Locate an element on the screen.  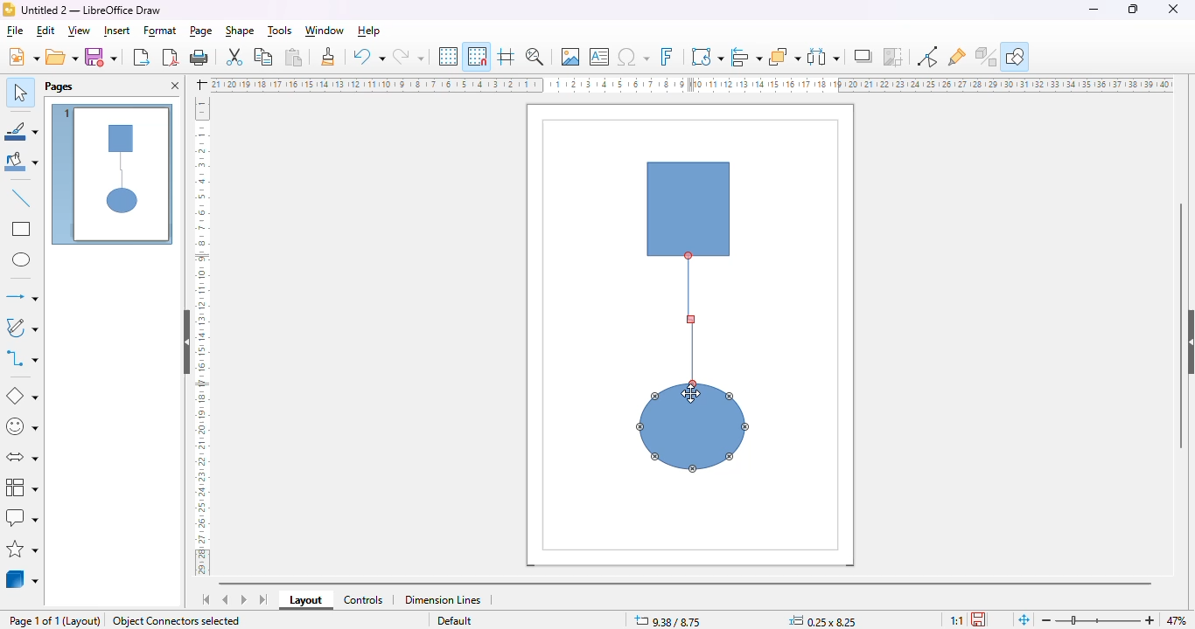
vertical scroll bar is located at coordinates (1181, 326).